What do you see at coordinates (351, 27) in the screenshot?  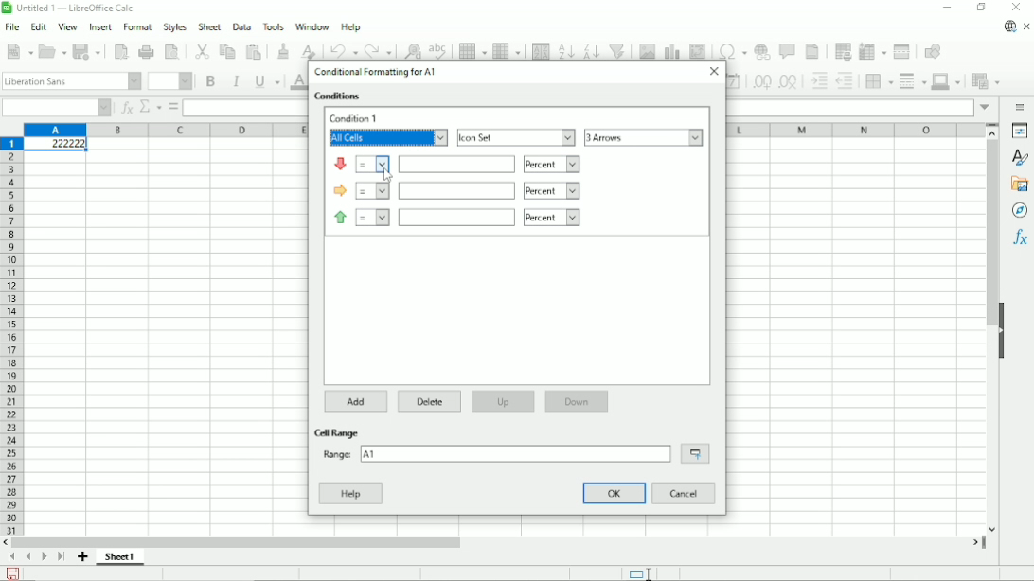 I see `Help` at bounding box center [351, 27].